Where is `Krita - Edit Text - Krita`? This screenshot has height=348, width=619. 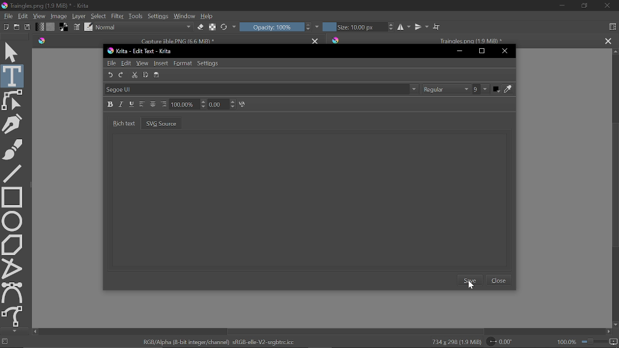 Krita - Edit Text - Krita is located at coordinates (141, 51).